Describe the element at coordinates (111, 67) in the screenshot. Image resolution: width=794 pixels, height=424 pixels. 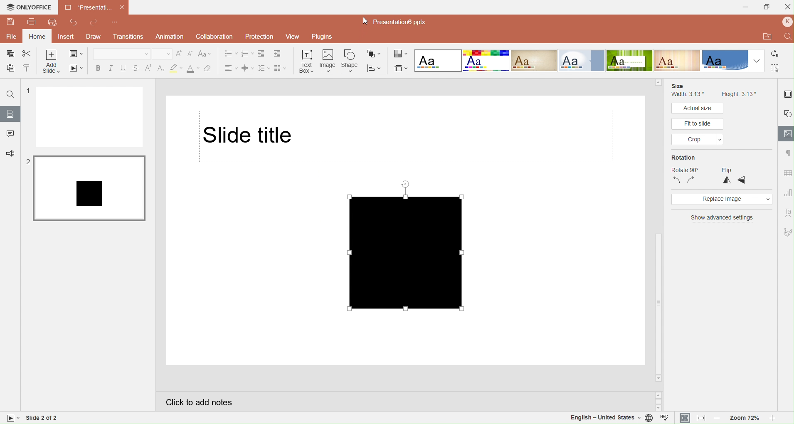
I see `Italic` at that location.